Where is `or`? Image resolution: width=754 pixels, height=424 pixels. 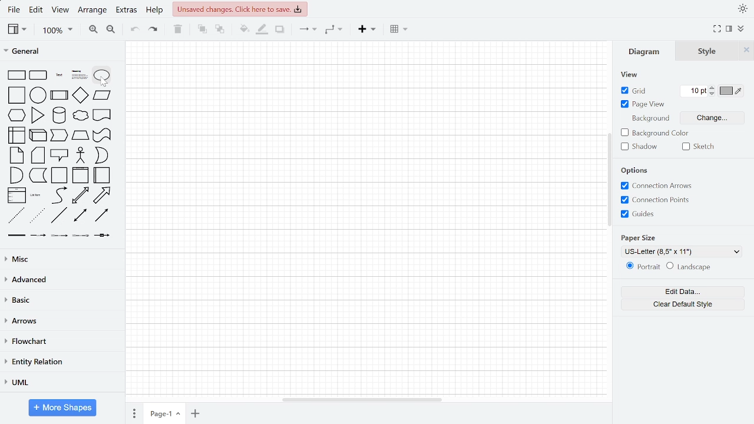
or is located at coordinates (101, 155).